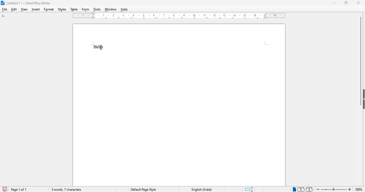 The width and height of the screenshot is (365, 192). What do you see at coordinates (62, 9) in the screenshot?
I see `styles` at bounding box center [62, 9].